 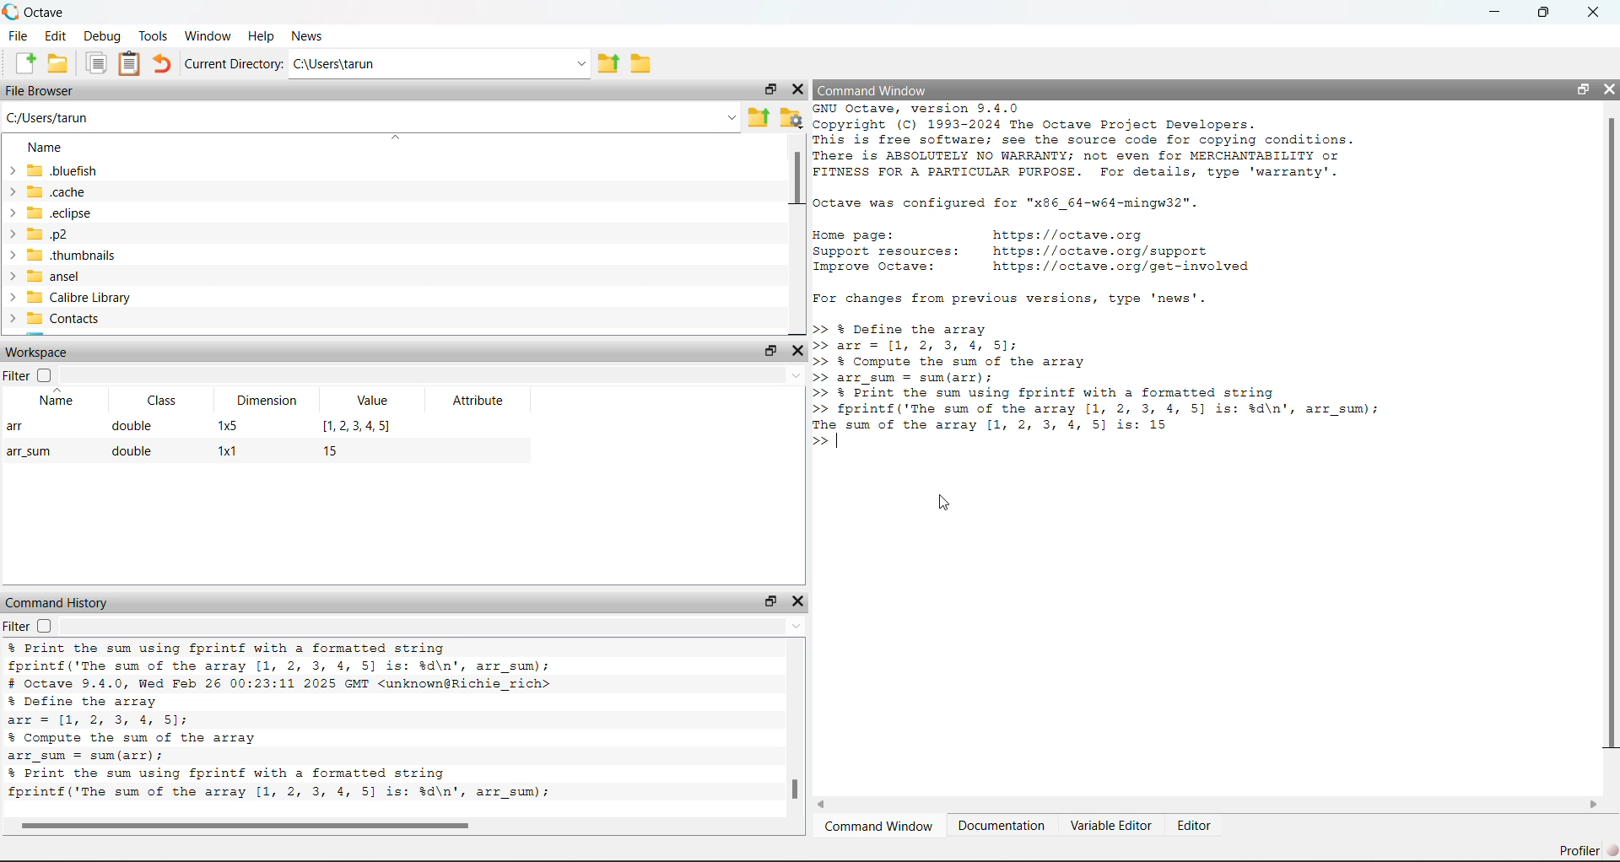 What do you see at coordinates (164, 64) in the screenshot?
I see `Undo` at bounding box center [164, 64].